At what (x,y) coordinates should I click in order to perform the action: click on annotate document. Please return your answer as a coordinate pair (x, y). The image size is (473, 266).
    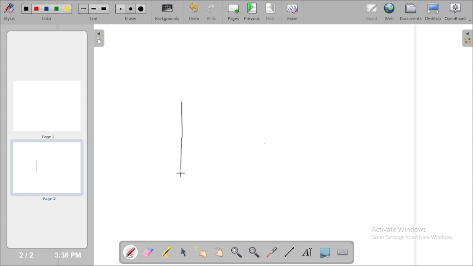
    Looking at the image, I should click on (131, 252).